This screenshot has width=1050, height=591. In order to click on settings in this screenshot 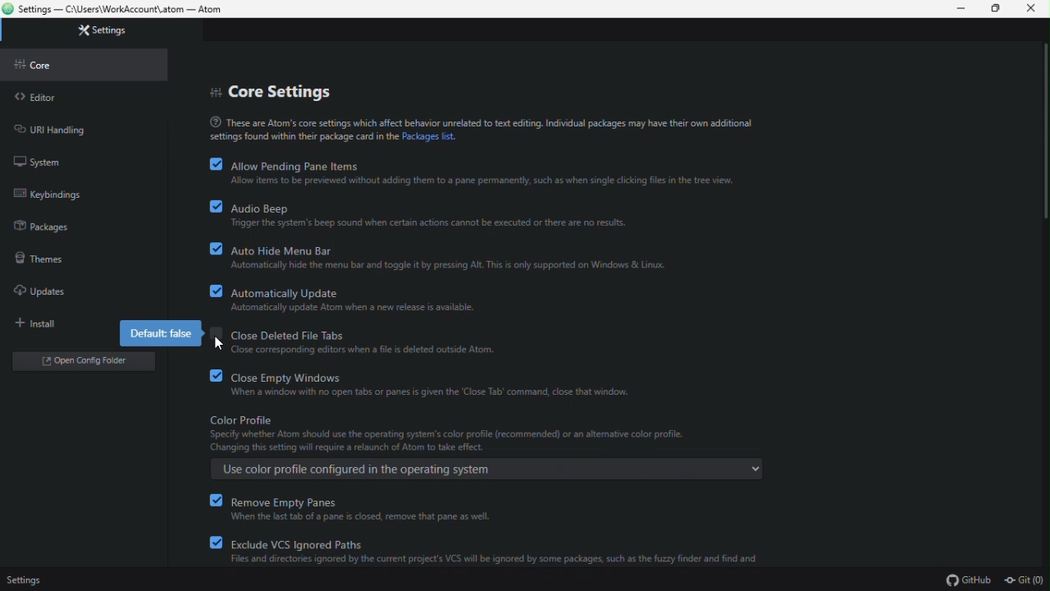, I will do `click(102, 31)`.